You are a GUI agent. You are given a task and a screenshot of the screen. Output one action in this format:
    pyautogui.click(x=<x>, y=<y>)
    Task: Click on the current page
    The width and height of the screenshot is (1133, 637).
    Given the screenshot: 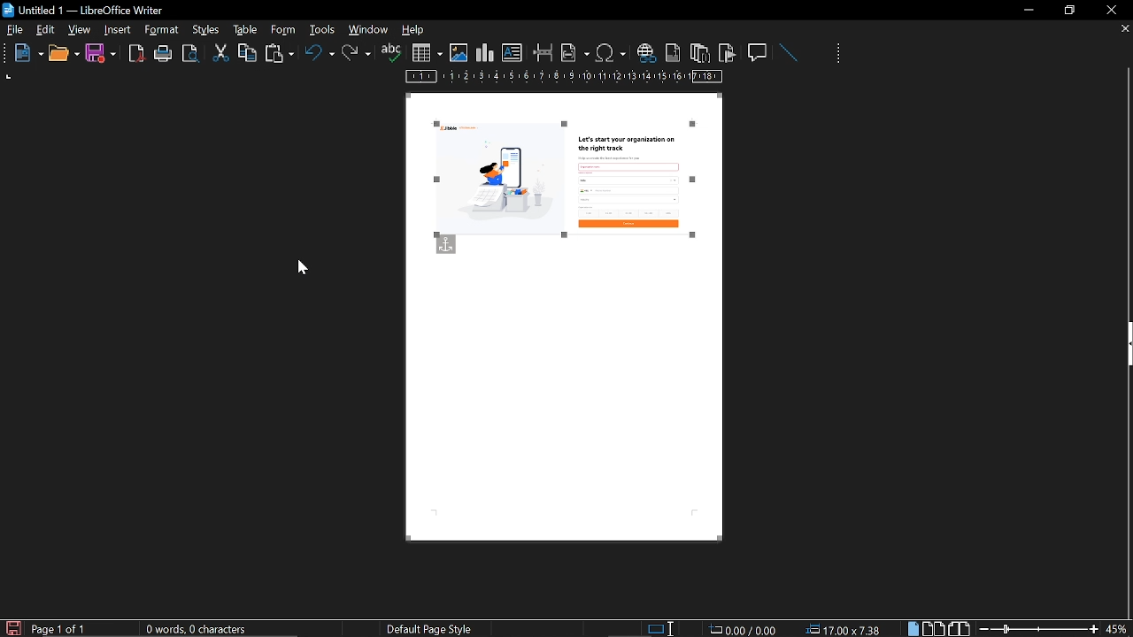 What is the action you would take?
    pyautogui.click(x=59, y=629)
    